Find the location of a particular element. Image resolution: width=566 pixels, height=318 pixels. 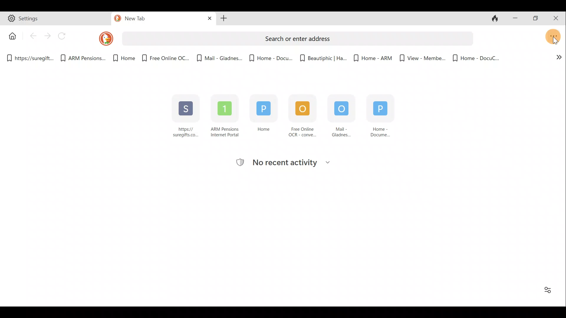

Home is located at coordinates (263, 114).